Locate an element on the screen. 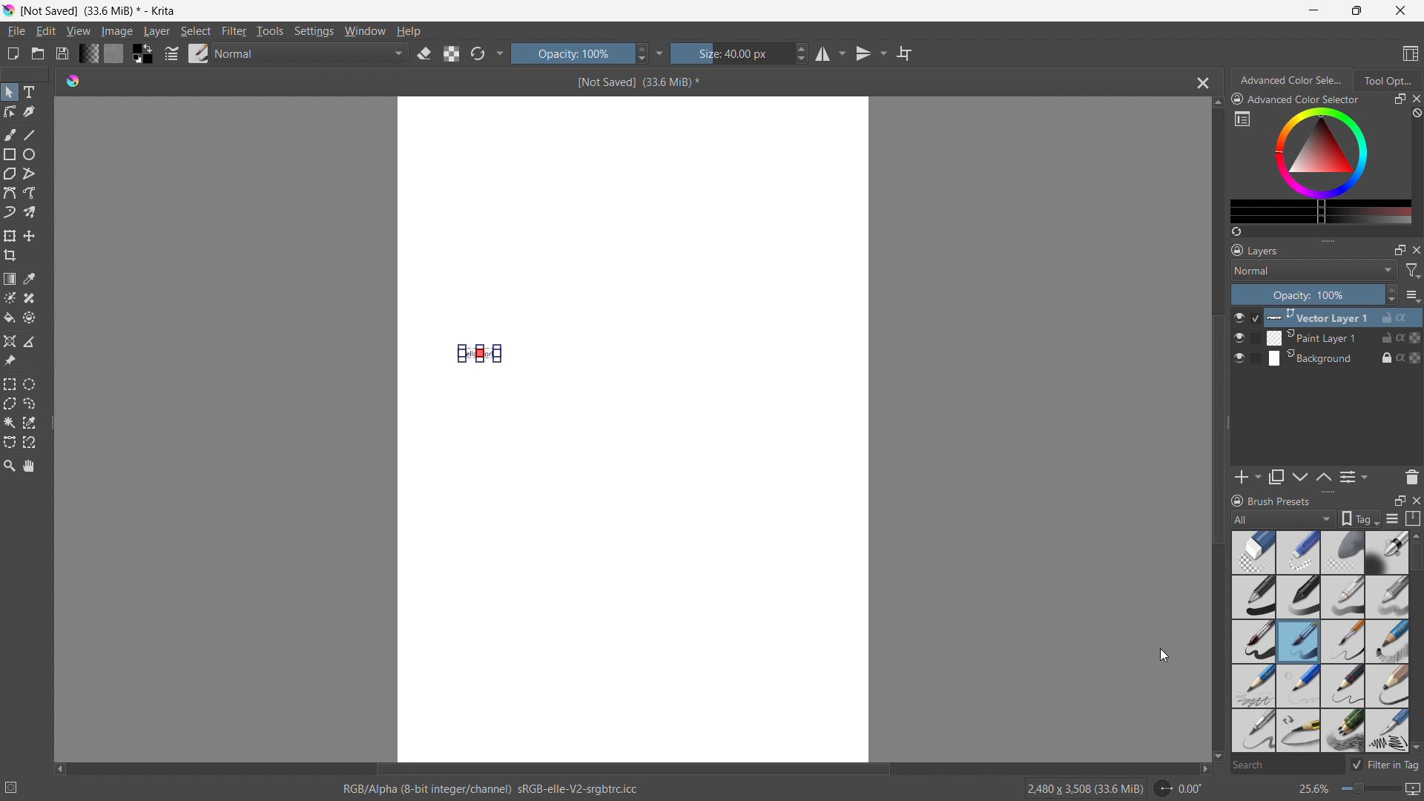 The height and width of the screenshot is (801, 1424). tools is located at coordinates (271, 31).